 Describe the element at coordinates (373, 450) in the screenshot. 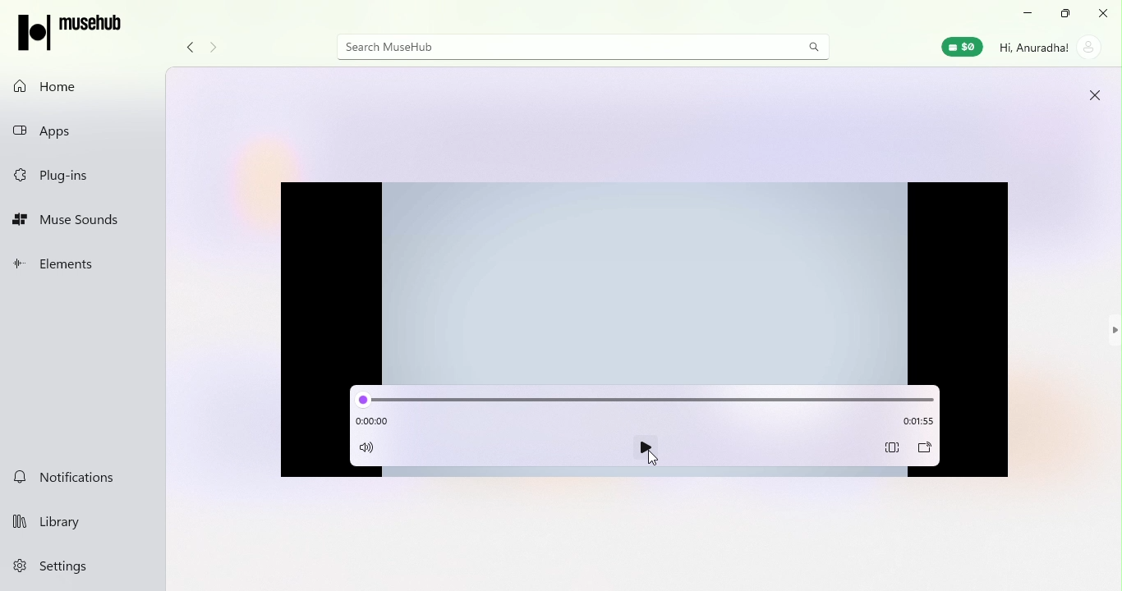

I see `Mute` at that location.